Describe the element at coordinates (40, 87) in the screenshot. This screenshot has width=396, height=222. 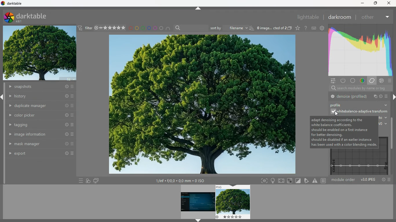
I see `snapshots` at that location.